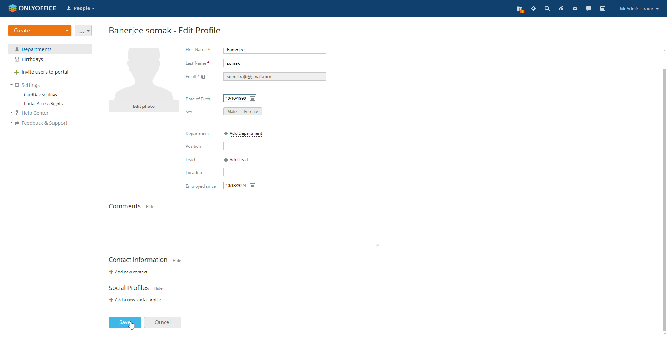 The width and height of the screenshot is (667, 337). What do you see at coordinates (277, 50) in the screenshot?
I see `first name` at bounding box center [277, 50].